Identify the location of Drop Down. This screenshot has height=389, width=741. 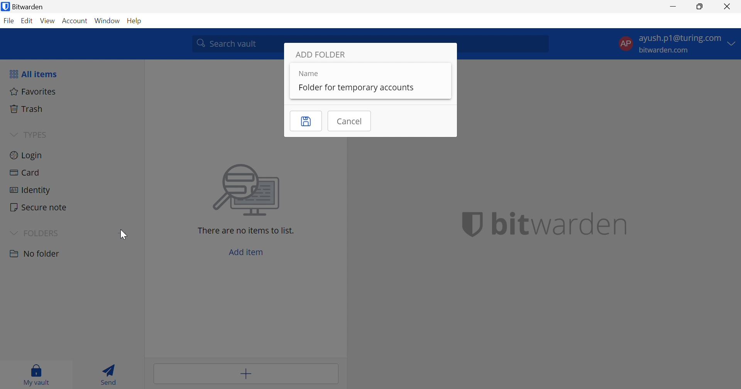
(12, 134).